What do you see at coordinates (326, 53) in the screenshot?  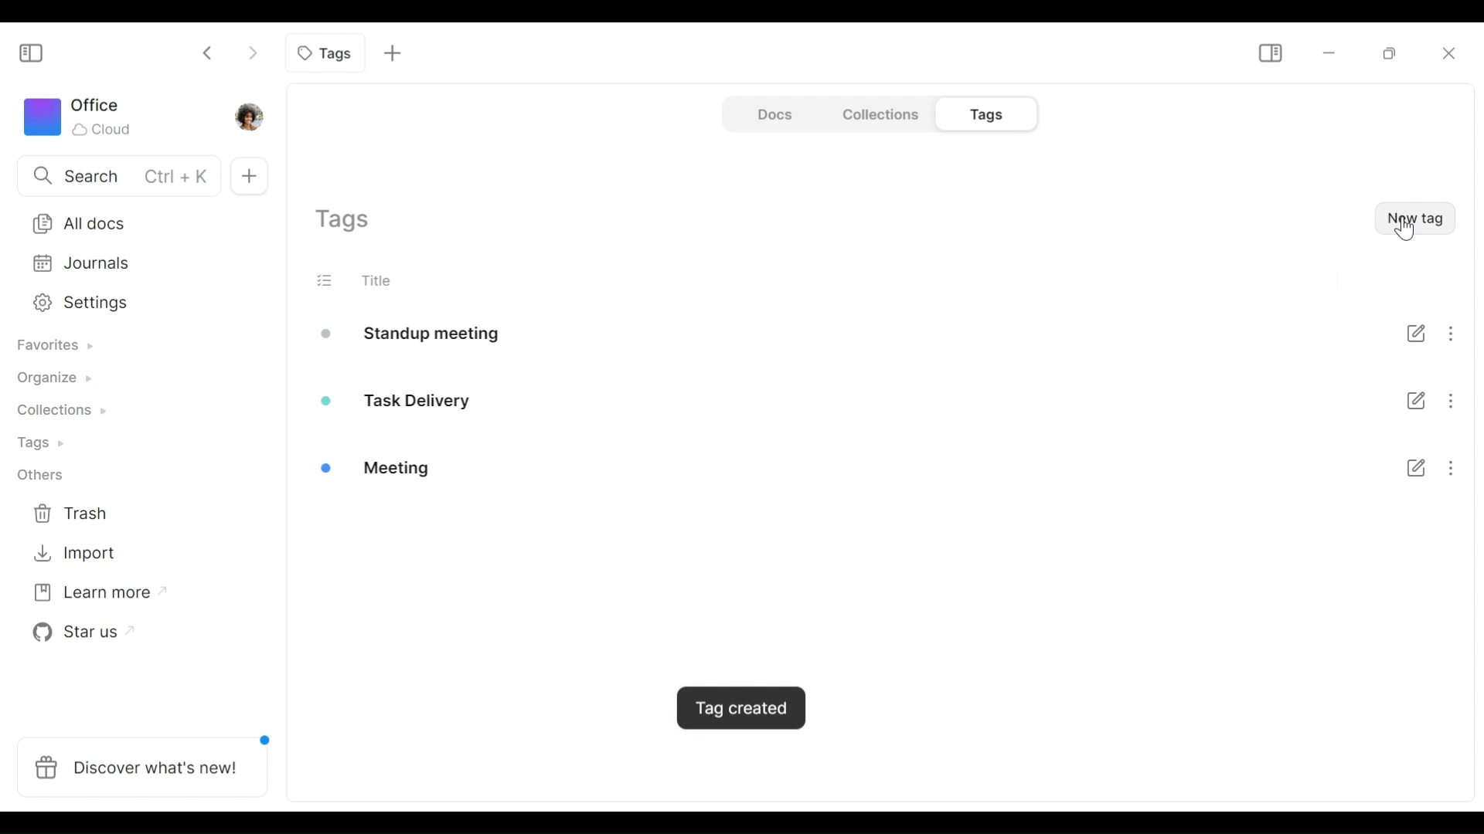 I see `Current tab` at bounding box center [326, 53].